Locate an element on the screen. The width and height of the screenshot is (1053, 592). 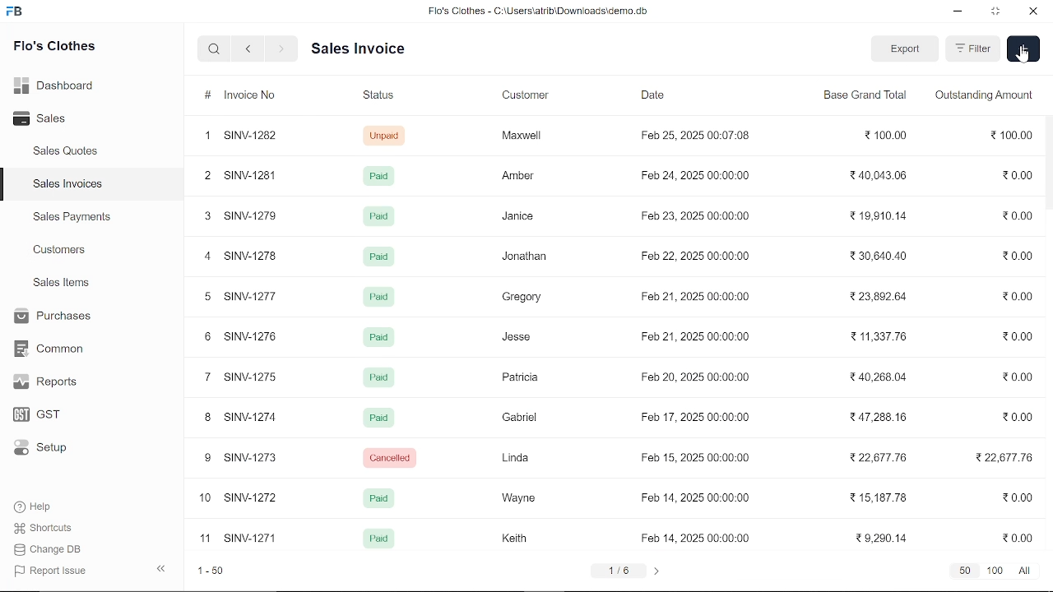
hide is located at coordinates (162, 567).